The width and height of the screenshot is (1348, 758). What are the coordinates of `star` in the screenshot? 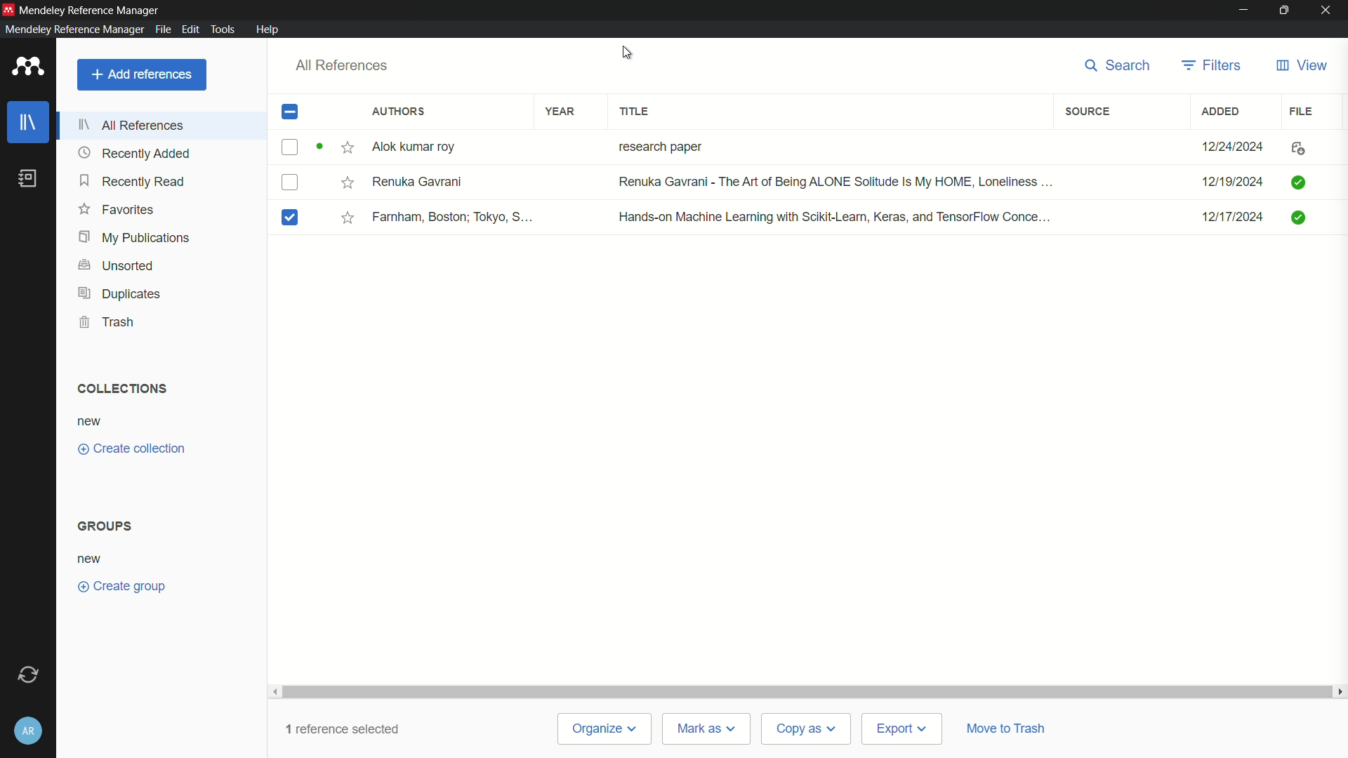 It's located at (348, 184).